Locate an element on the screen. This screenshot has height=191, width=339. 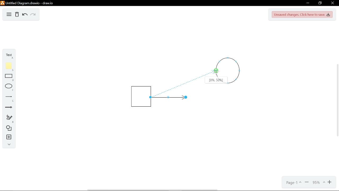
Untitled Diagramdrawio - draw.io is located at coordinates (28, 3).